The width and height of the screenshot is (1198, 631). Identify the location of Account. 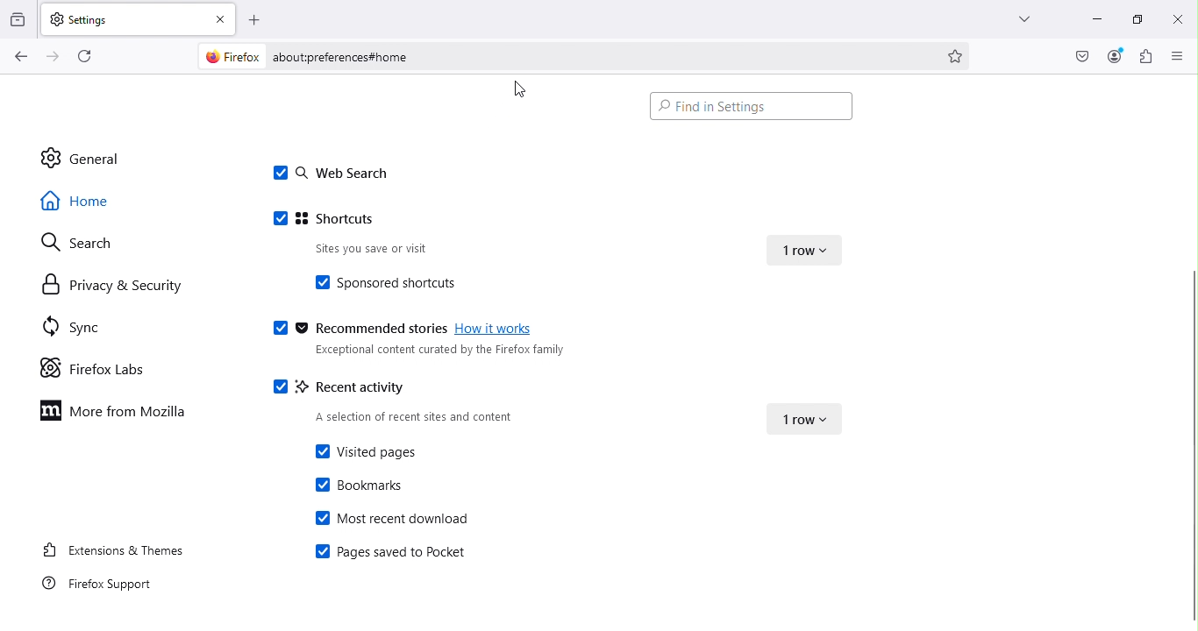
(1115, 56).